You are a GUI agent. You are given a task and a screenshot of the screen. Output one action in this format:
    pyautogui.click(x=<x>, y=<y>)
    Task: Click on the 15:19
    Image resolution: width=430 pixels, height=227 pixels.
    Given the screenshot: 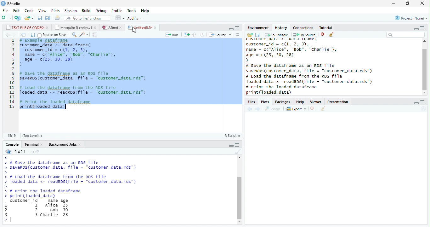 What is the action you would take?
    pyautogui.click(x=12, y=136)
    